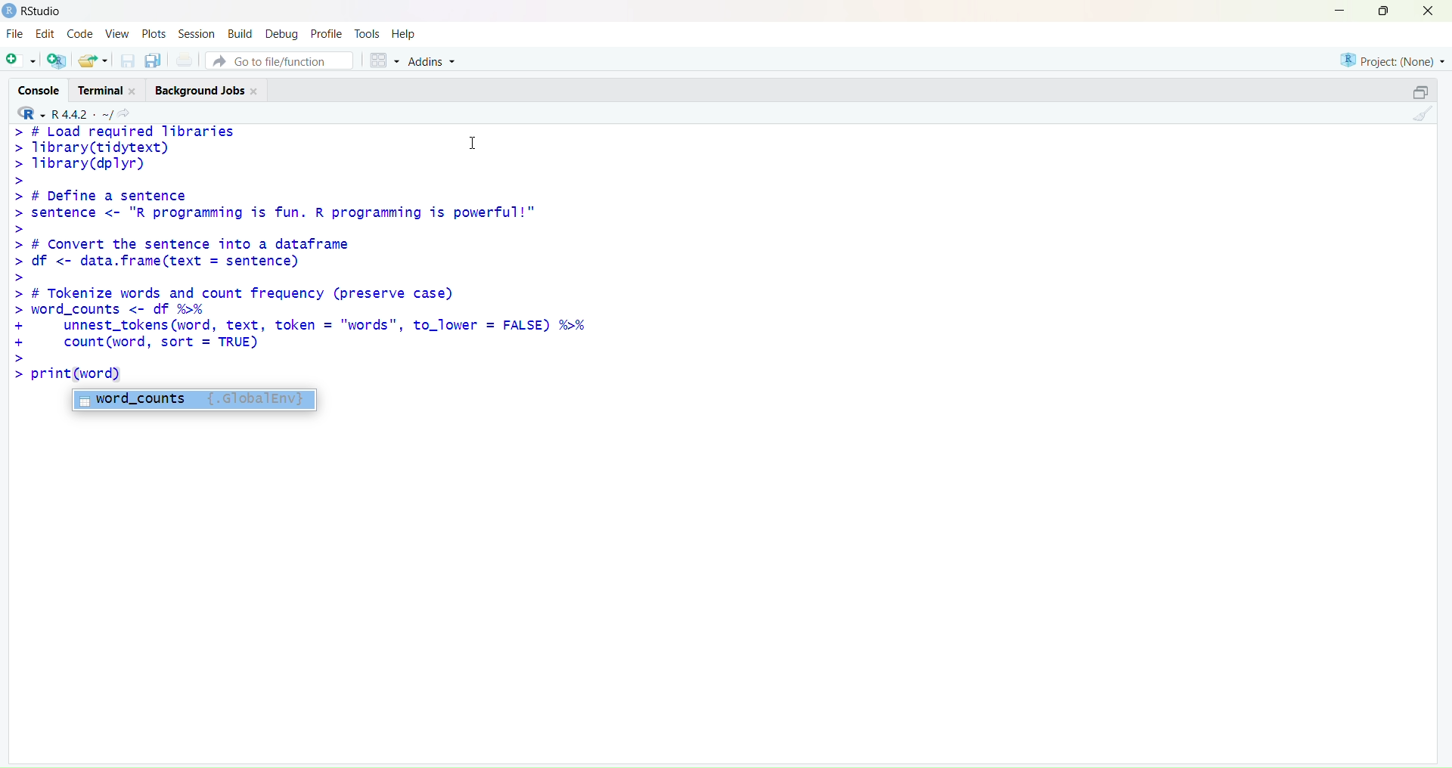 Image resolution: width=1452 pixels, height=768 pixels. Describe the element at coordinates (17, 33) in the screenshot. I see `file` at that location.